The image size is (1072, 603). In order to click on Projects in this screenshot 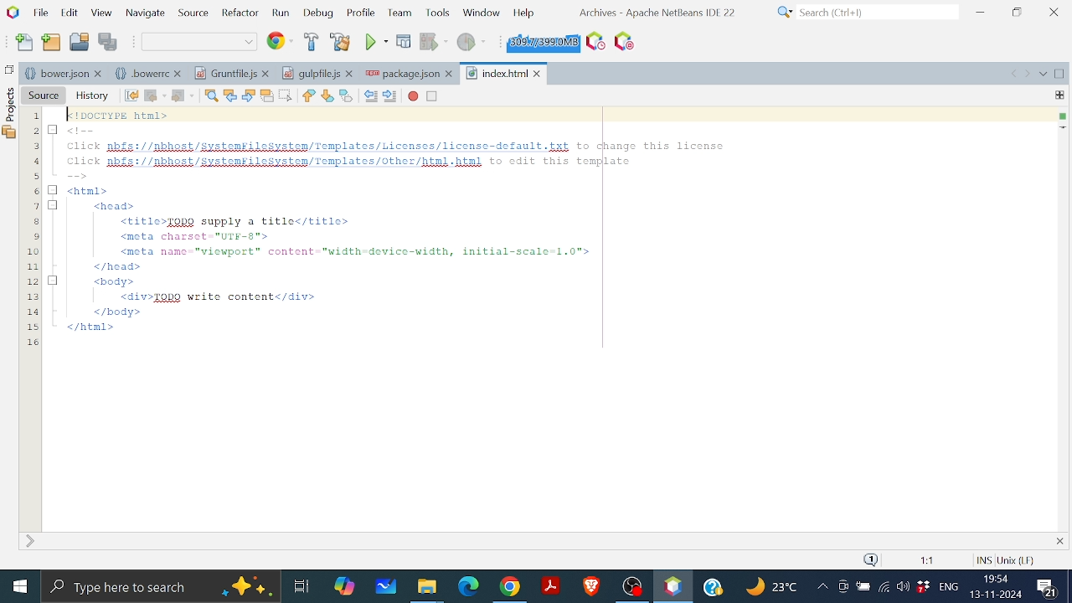, I will do `click(9, 110)`.